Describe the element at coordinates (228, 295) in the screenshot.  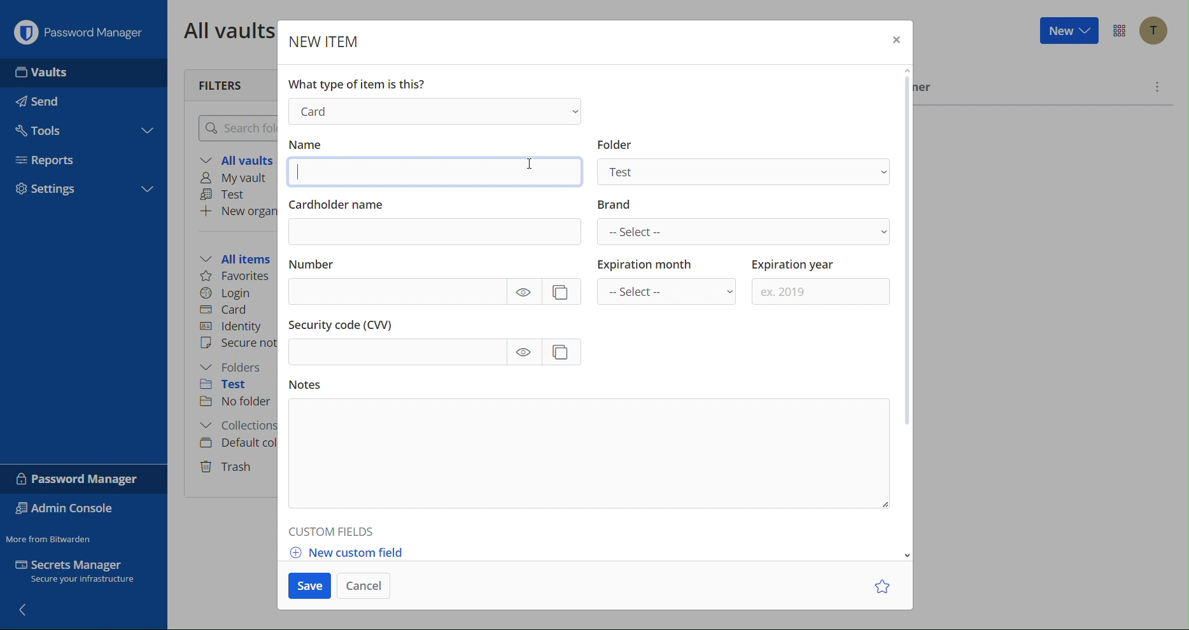
I see `Login` at that location.